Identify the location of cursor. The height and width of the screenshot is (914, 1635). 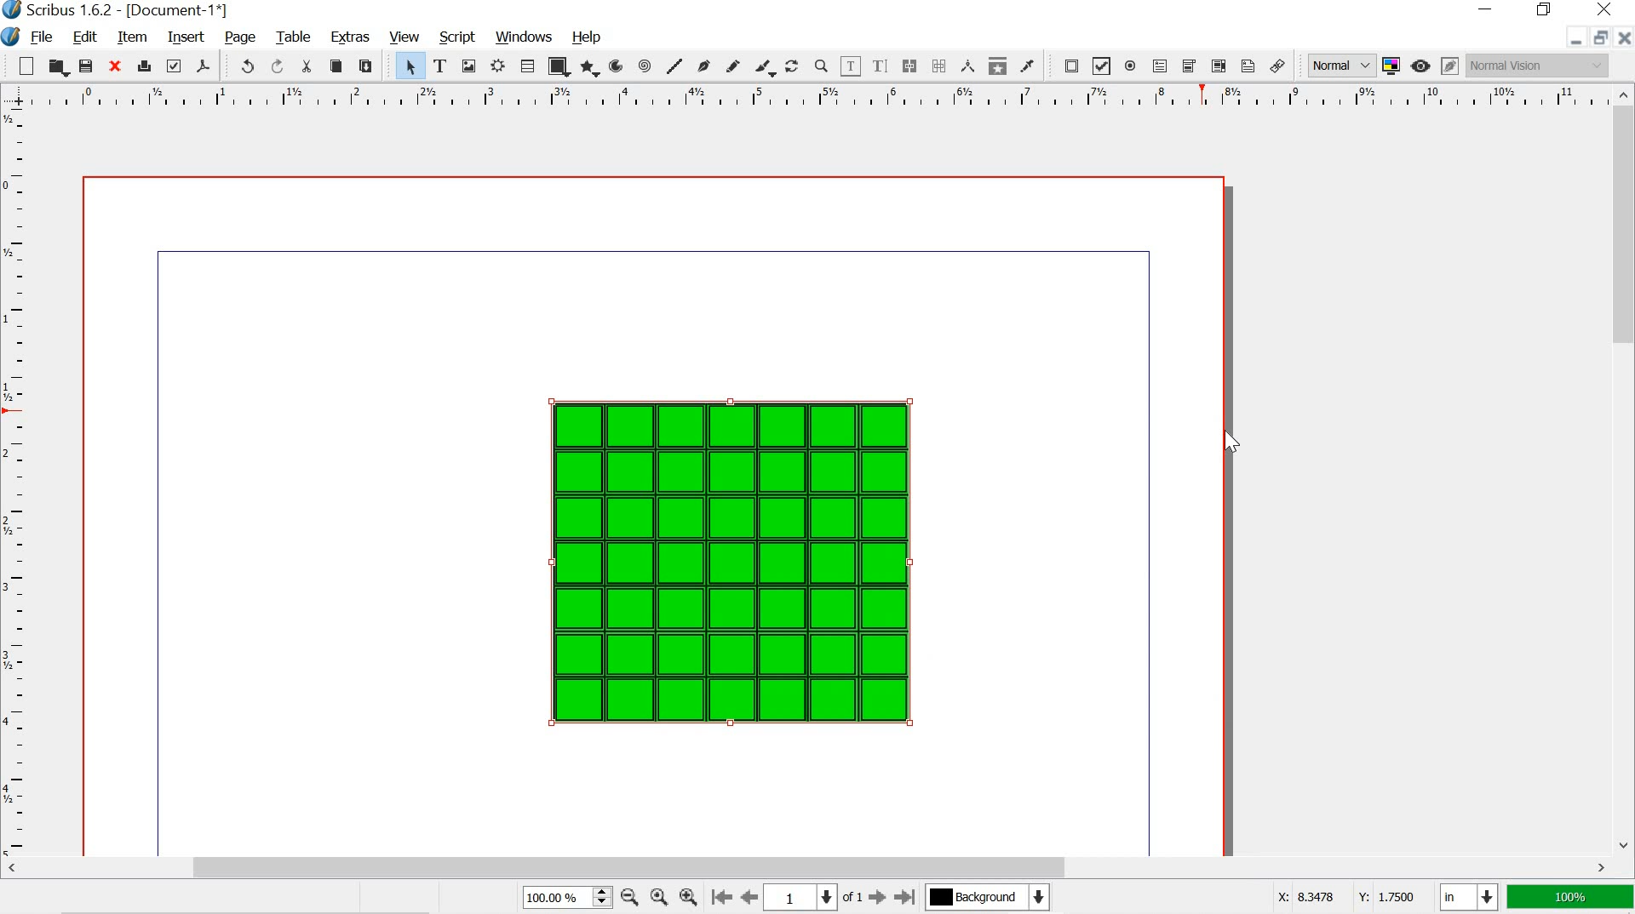
(1232, 440).